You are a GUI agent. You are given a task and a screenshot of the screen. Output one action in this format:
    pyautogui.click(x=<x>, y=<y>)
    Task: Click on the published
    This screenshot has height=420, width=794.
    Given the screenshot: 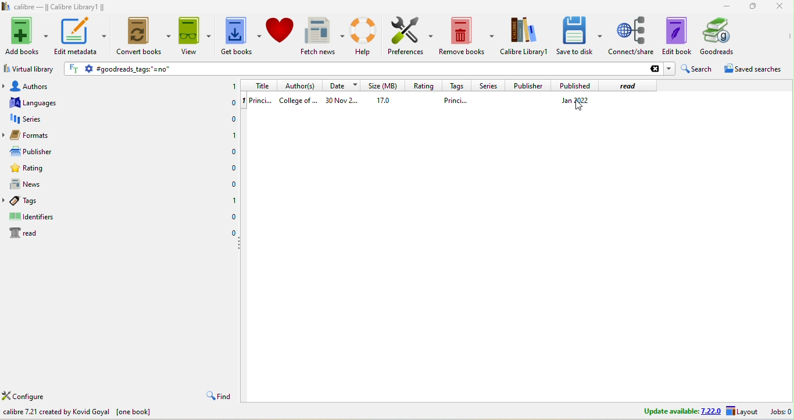 What is the action you would take?
    pyautogui.click(x=574, y=85)
    